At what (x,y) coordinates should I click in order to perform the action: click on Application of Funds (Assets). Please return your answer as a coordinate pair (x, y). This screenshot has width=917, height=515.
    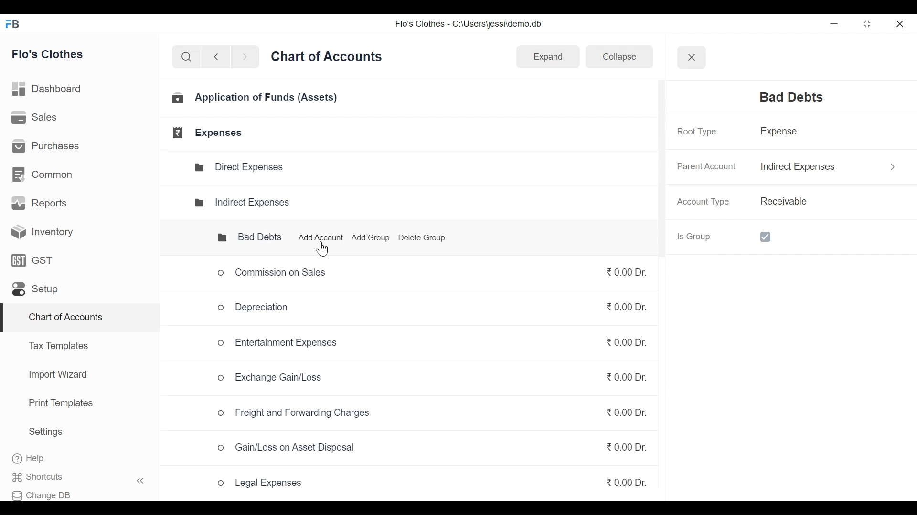
    Looking at the image, I should click on (256, 99).